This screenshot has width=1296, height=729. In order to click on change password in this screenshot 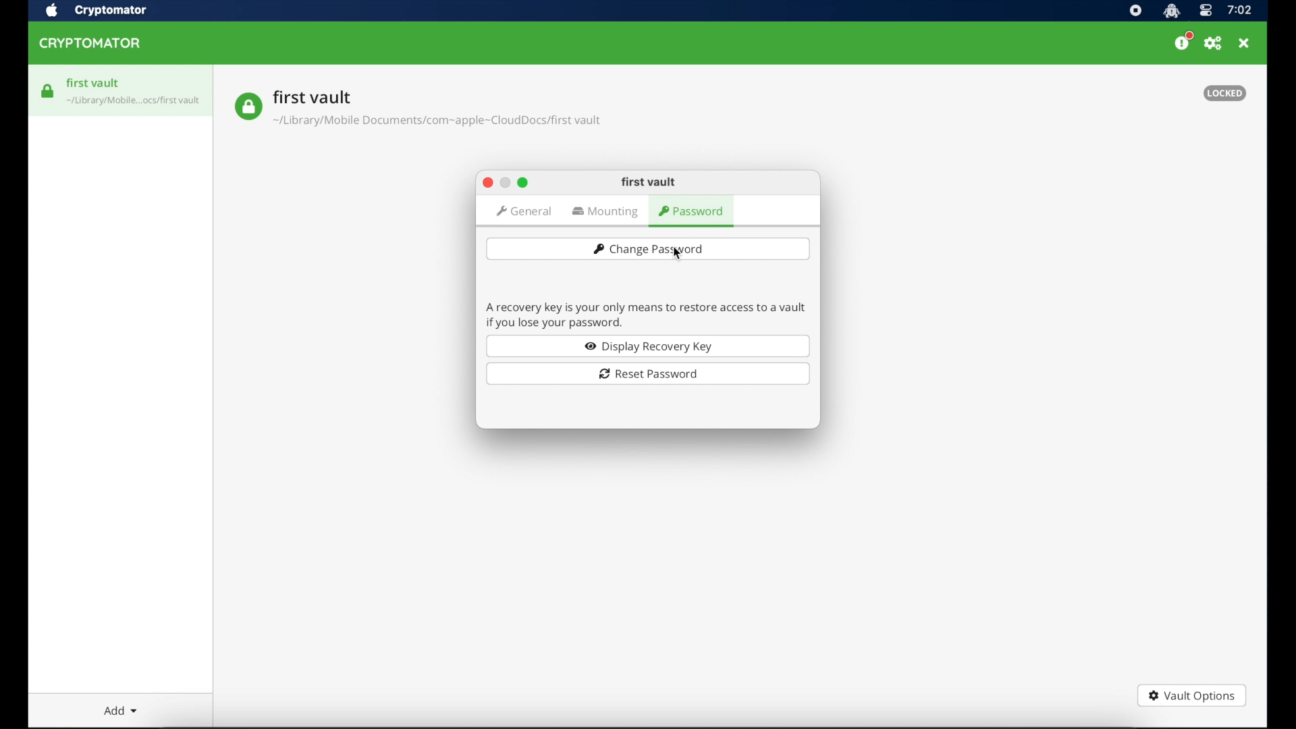, I will do `click(647, 248)`.